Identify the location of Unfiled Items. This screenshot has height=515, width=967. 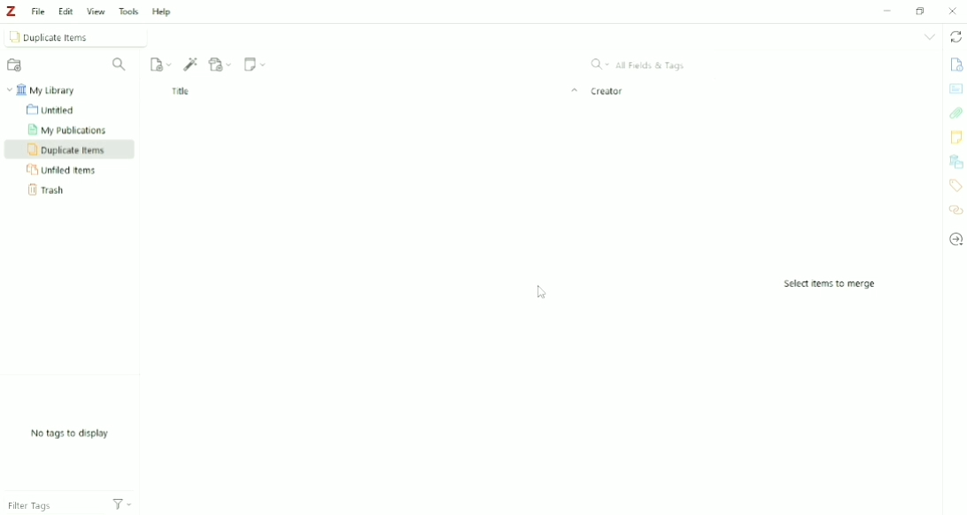
(68, 170).